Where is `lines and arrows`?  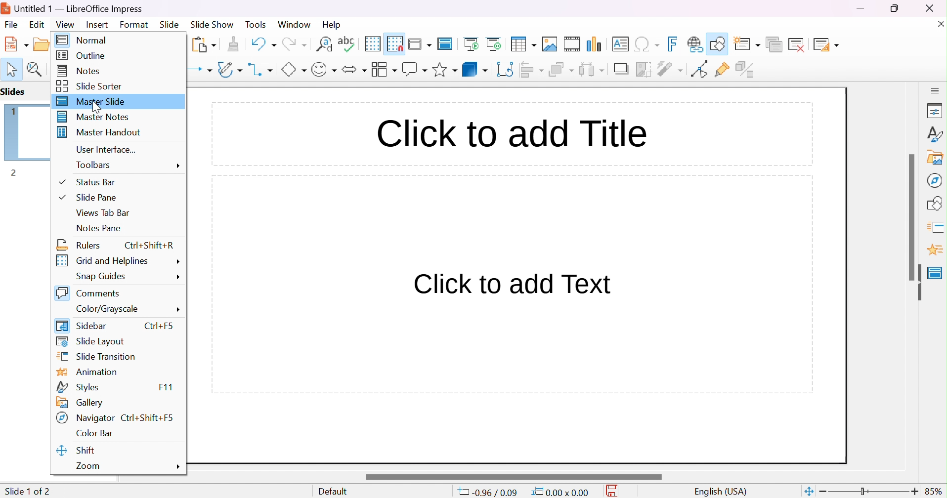 lines and arrows is located at coordinates (199, 70).